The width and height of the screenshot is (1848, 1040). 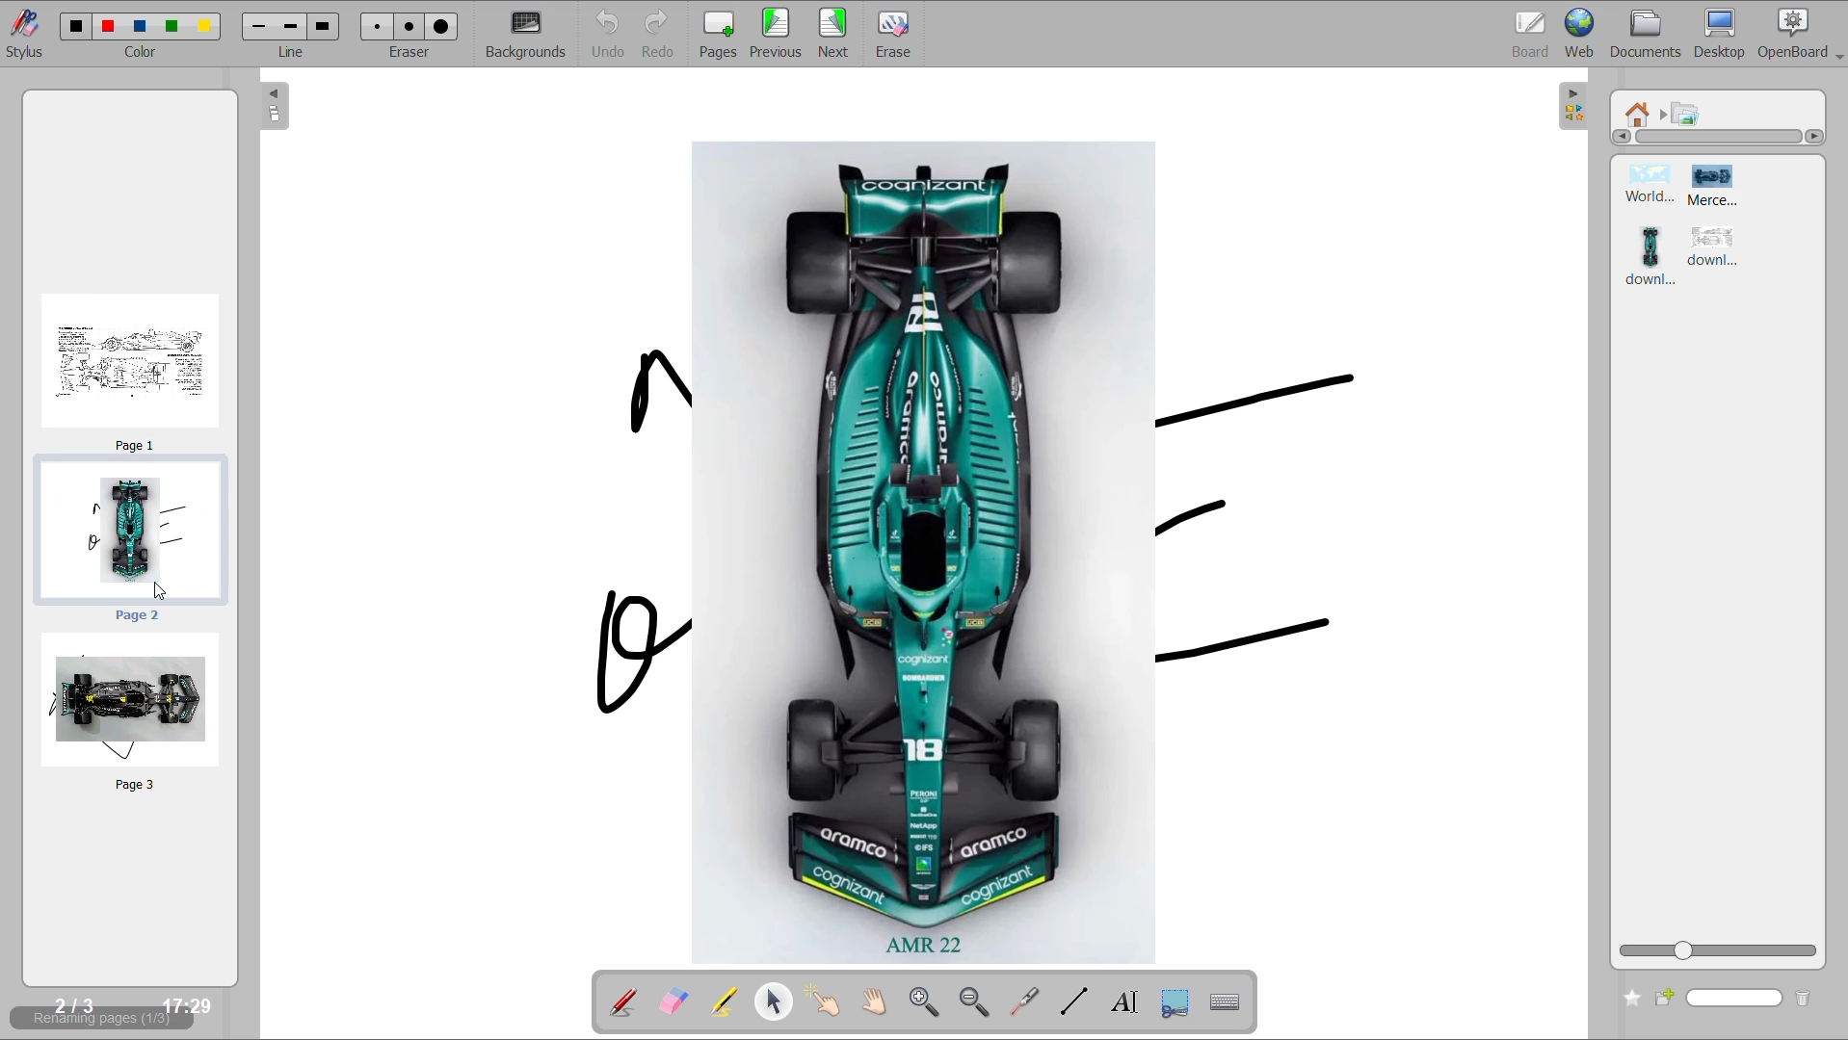 What do you see at coordinates (1225, 1003) in the screenshot?
I see `create virtual keyboard` at bounding box center [1225, 1003].